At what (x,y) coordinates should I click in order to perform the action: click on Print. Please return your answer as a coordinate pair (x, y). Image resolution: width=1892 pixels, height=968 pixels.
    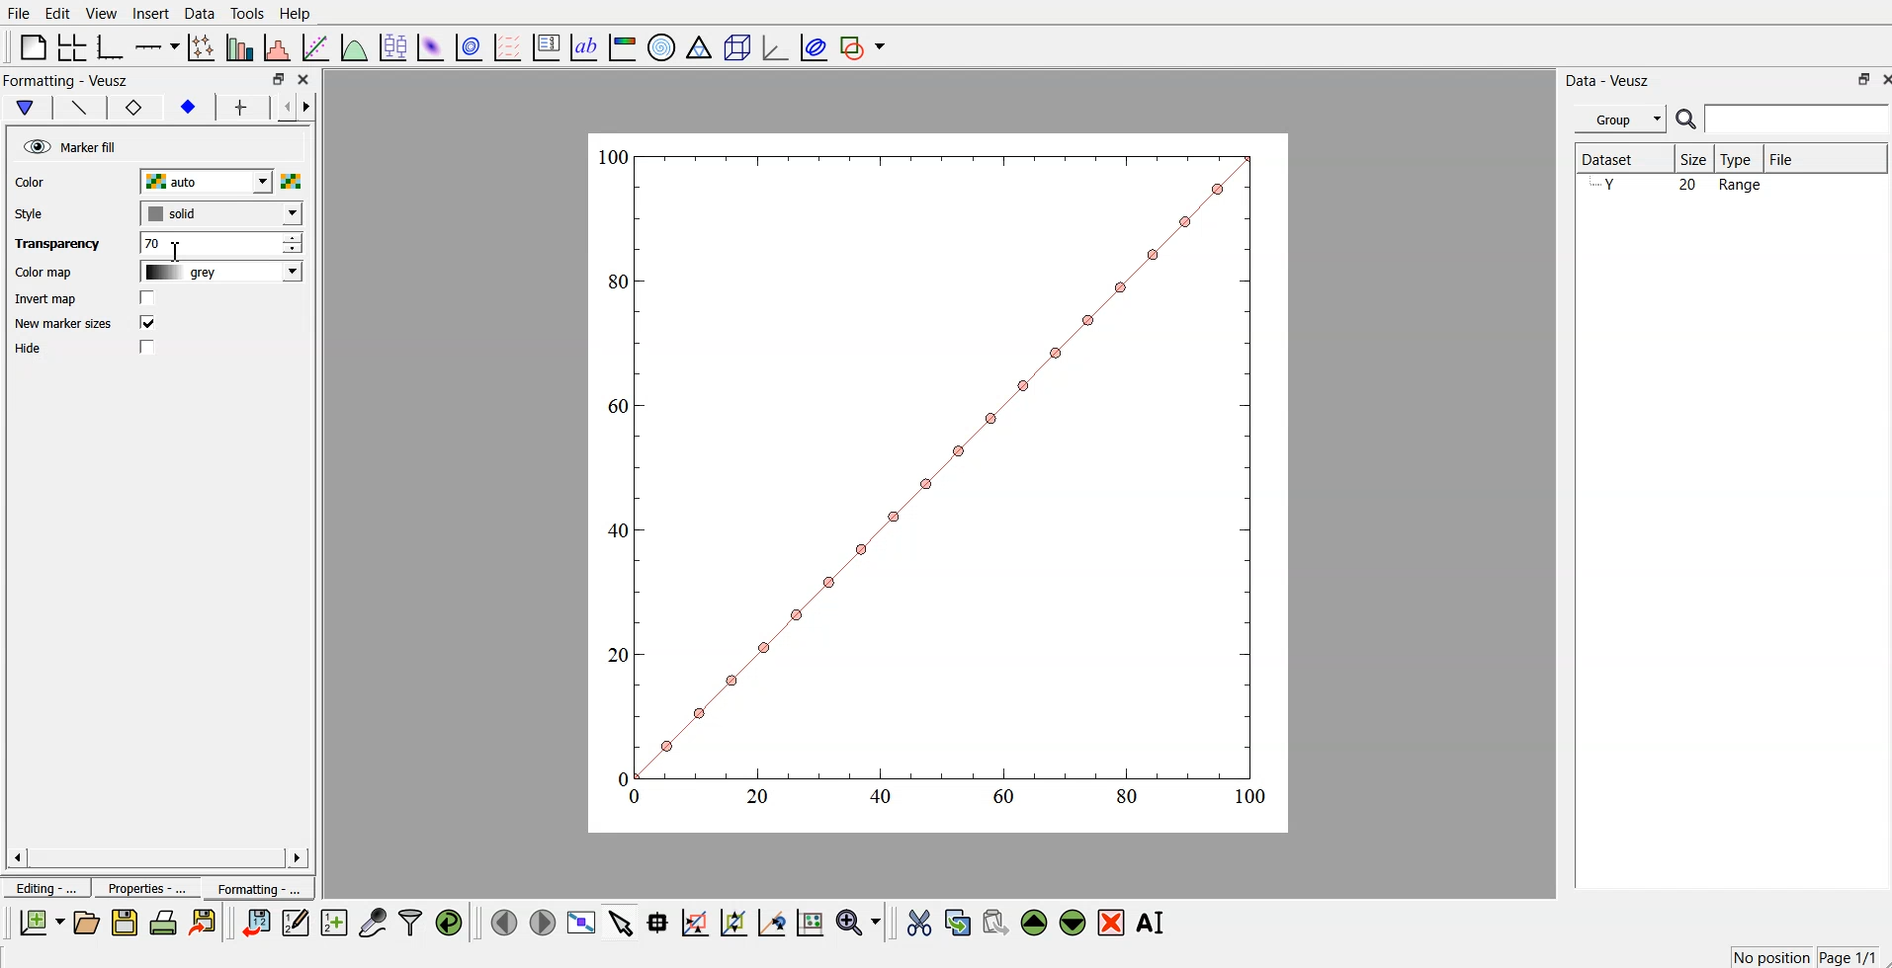
    Looking at the image, I should click on (164, 923).